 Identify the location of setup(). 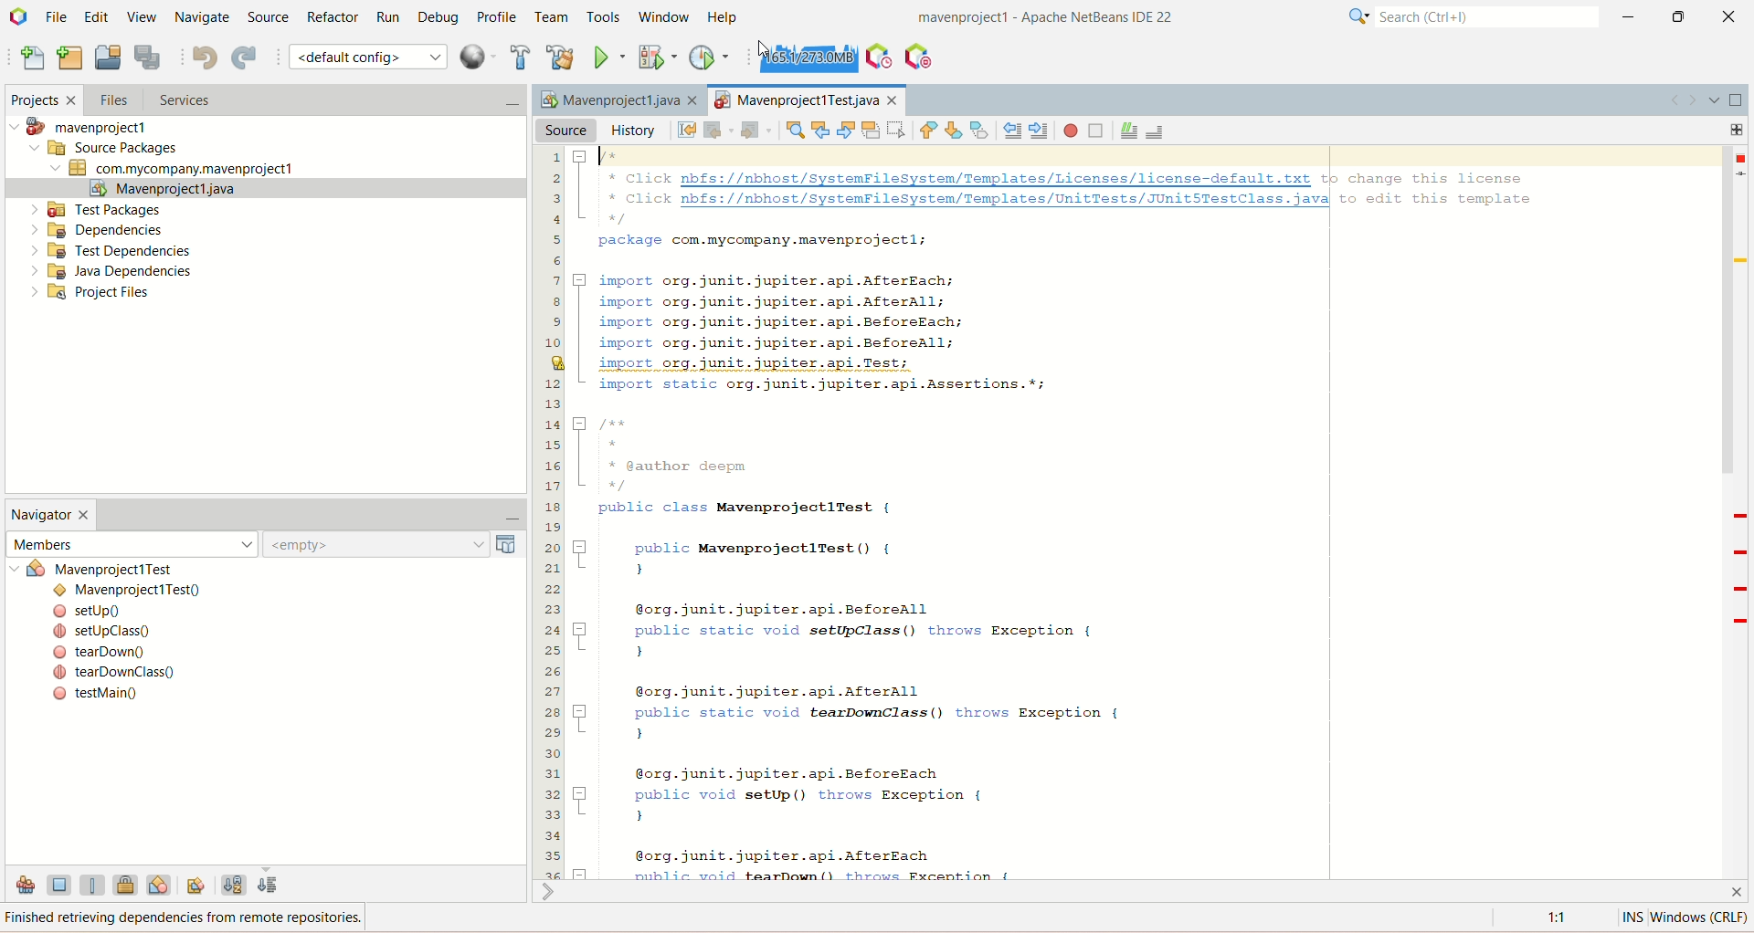
(139, 610).